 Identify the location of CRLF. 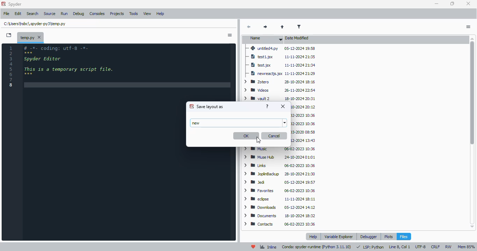
(435, 246).